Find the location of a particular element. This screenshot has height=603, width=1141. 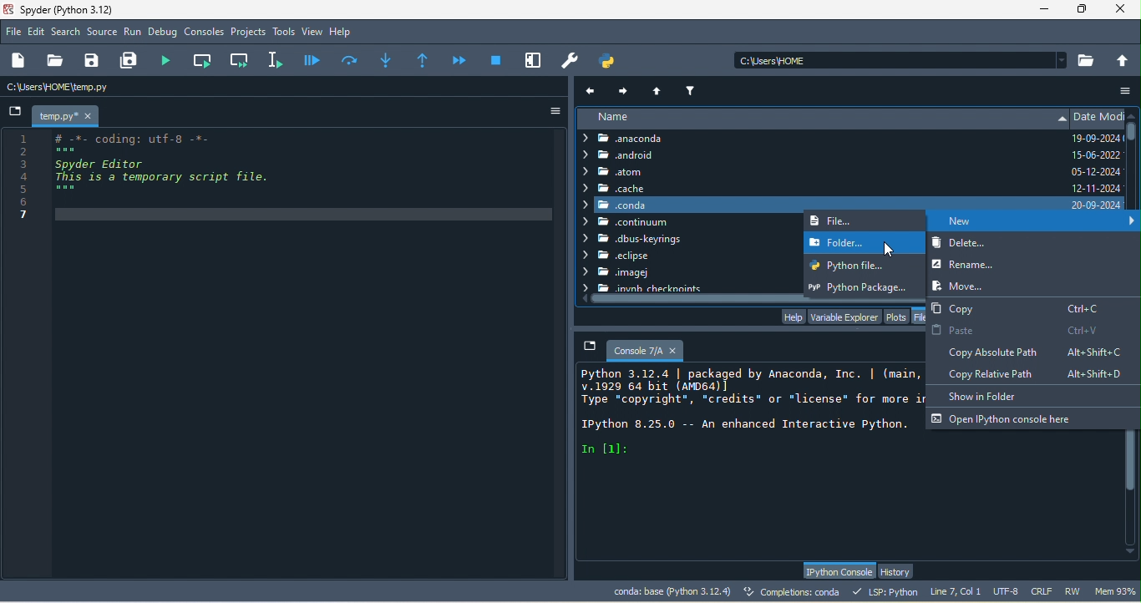

options is located at coordinates (549, 111).